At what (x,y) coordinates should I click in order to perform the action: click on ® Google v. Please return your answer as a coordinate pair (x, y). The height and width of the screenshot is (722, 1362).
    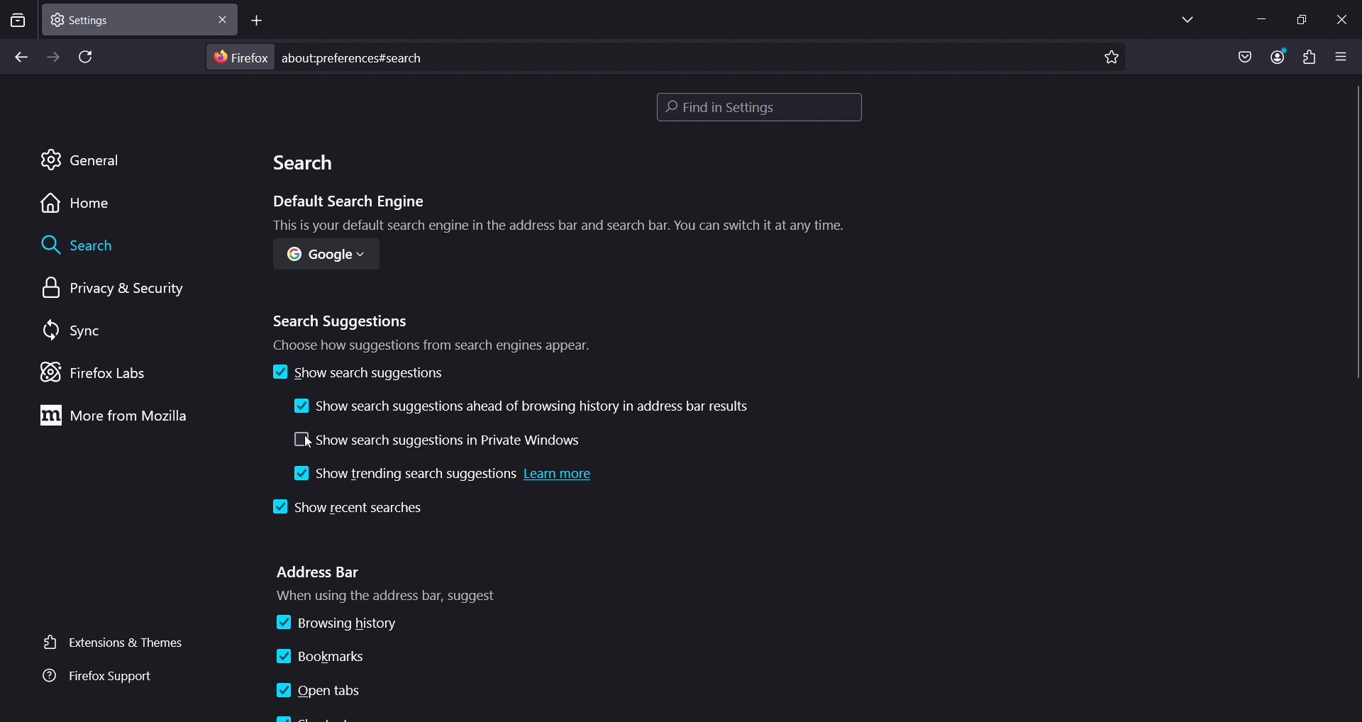
    Looking at the image, I should click on (326, 257).